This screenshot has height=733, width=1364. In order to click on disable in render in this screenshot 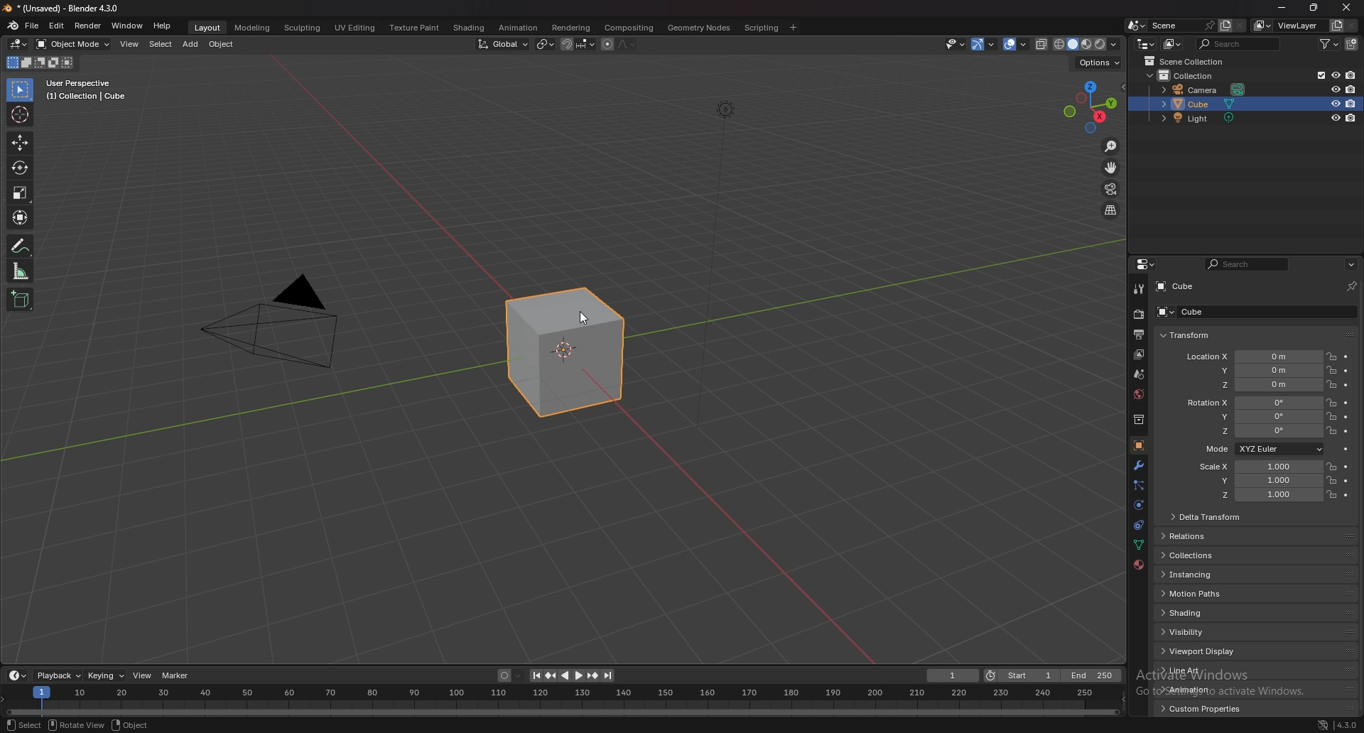, I will do `click(1352, 119)`.